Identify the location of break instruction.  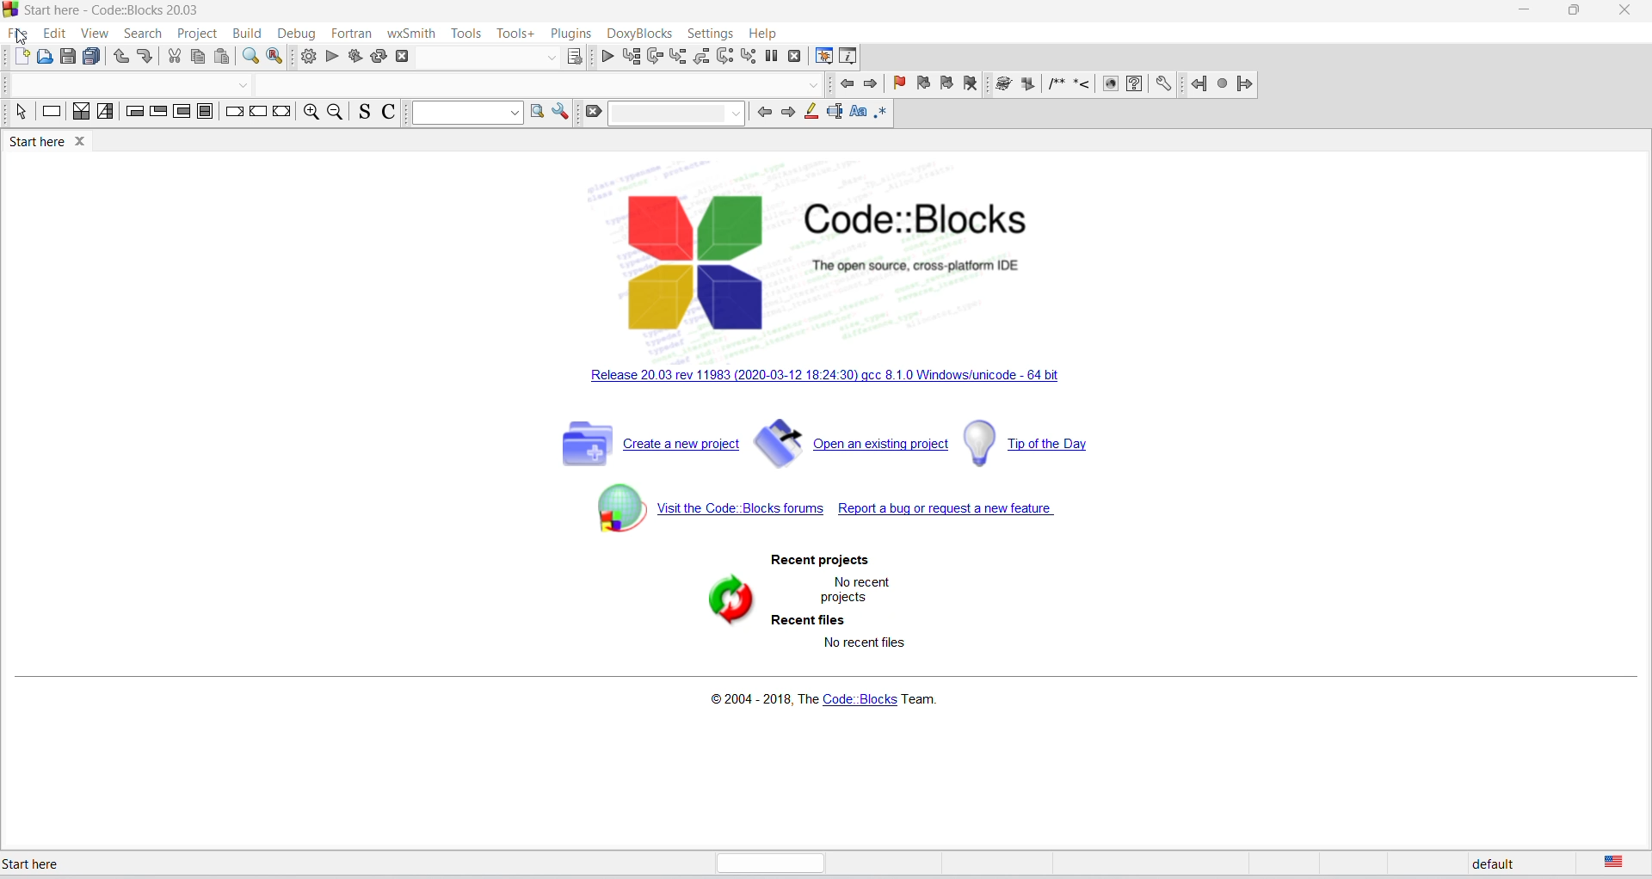
(231, 114).